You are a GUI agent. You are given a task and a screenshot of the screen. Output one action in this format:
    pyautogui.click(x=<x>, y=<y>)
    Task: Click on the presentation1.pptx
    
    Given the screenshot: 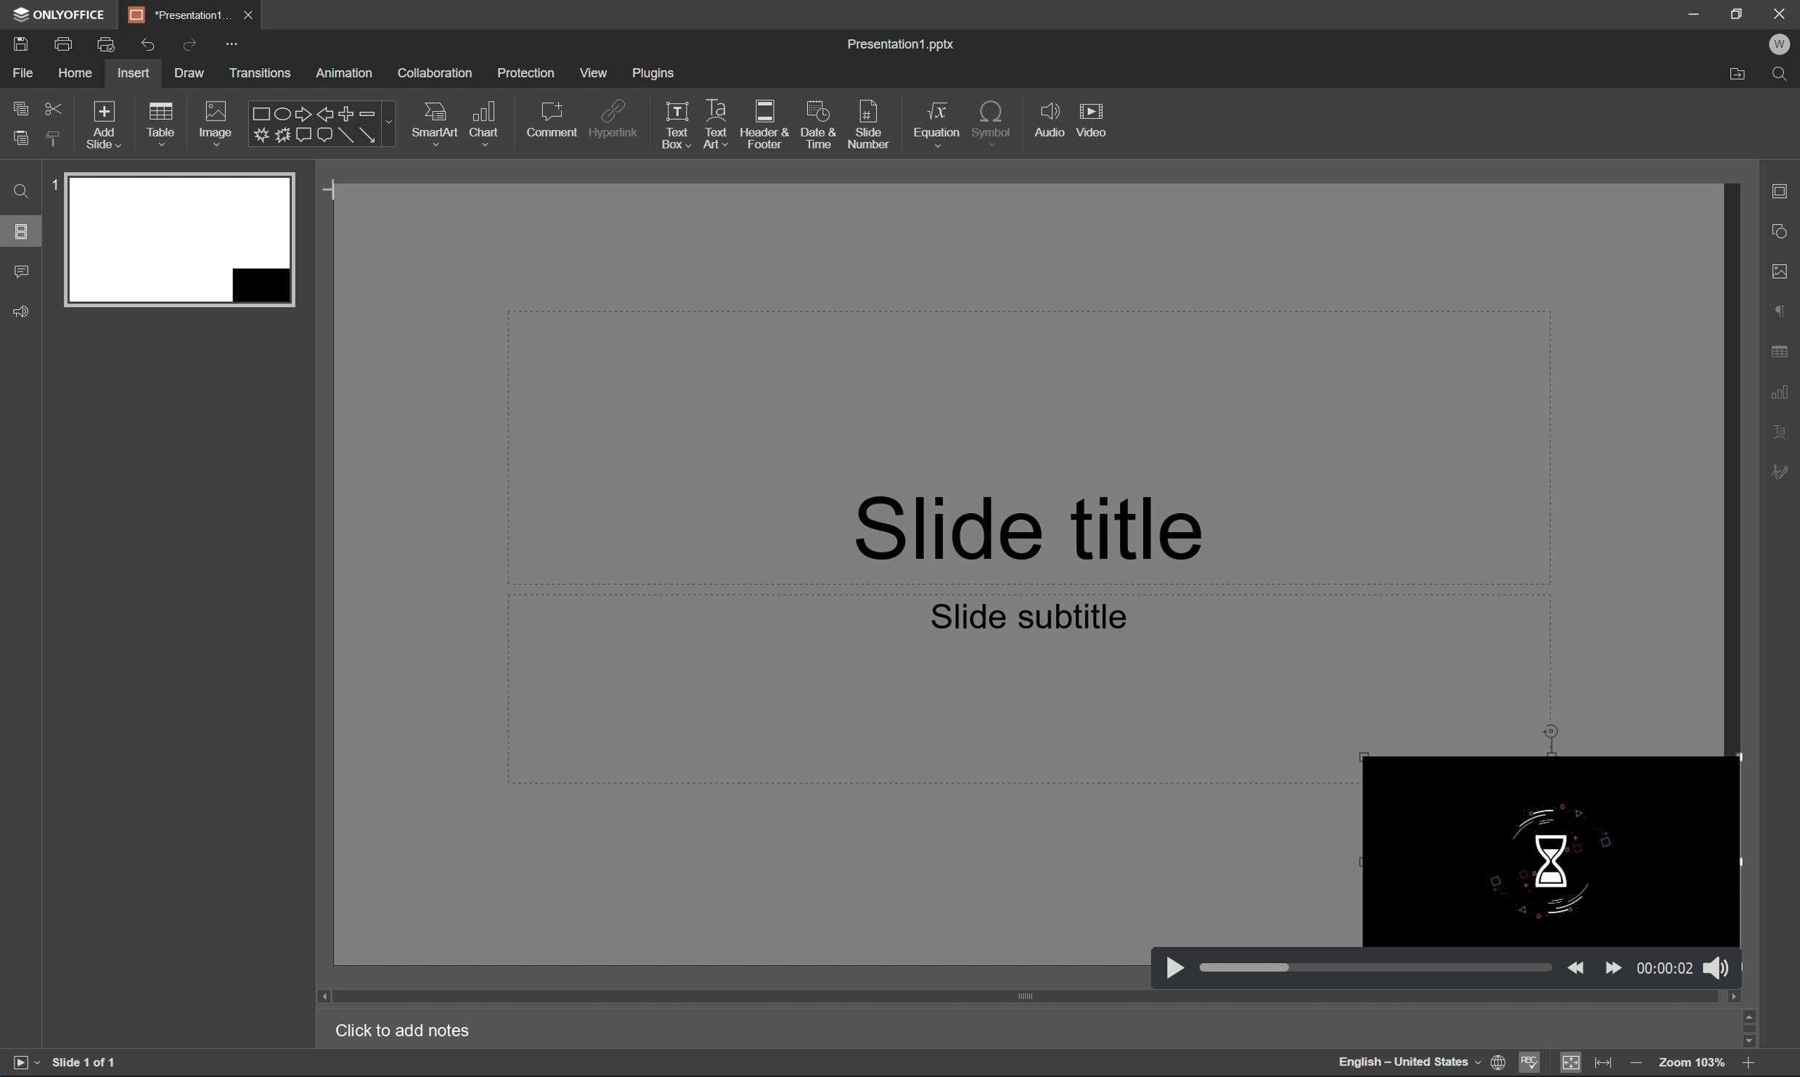 What is the action you would take?
    pyautogui.click(x=899, y=44)
    